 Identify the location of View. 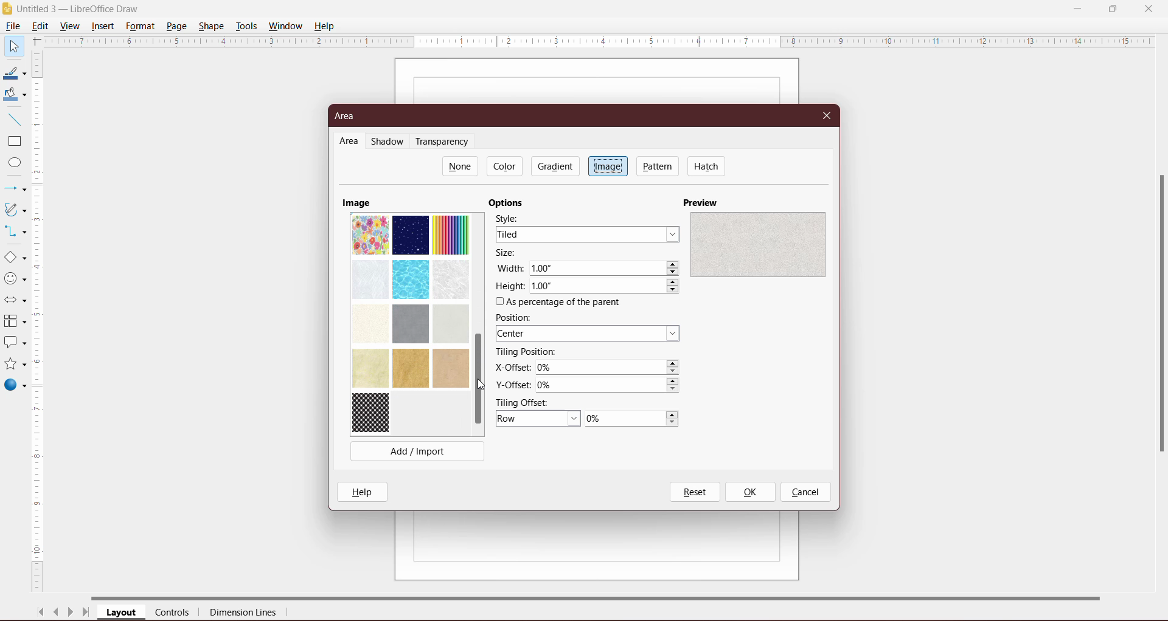
(71, 26).